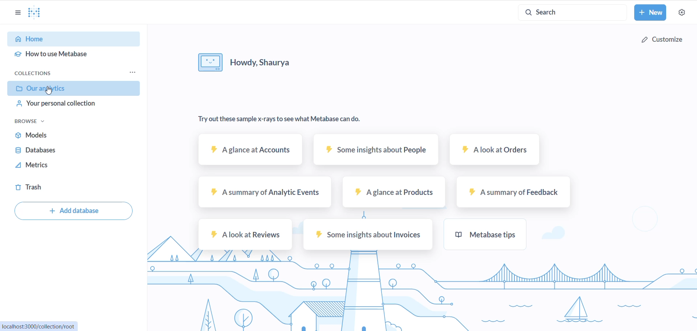 The width and height of the screenshot is (697, 331). Describe the element at coordinates (661, 39) in the screenshot. I see `customize` at that location.